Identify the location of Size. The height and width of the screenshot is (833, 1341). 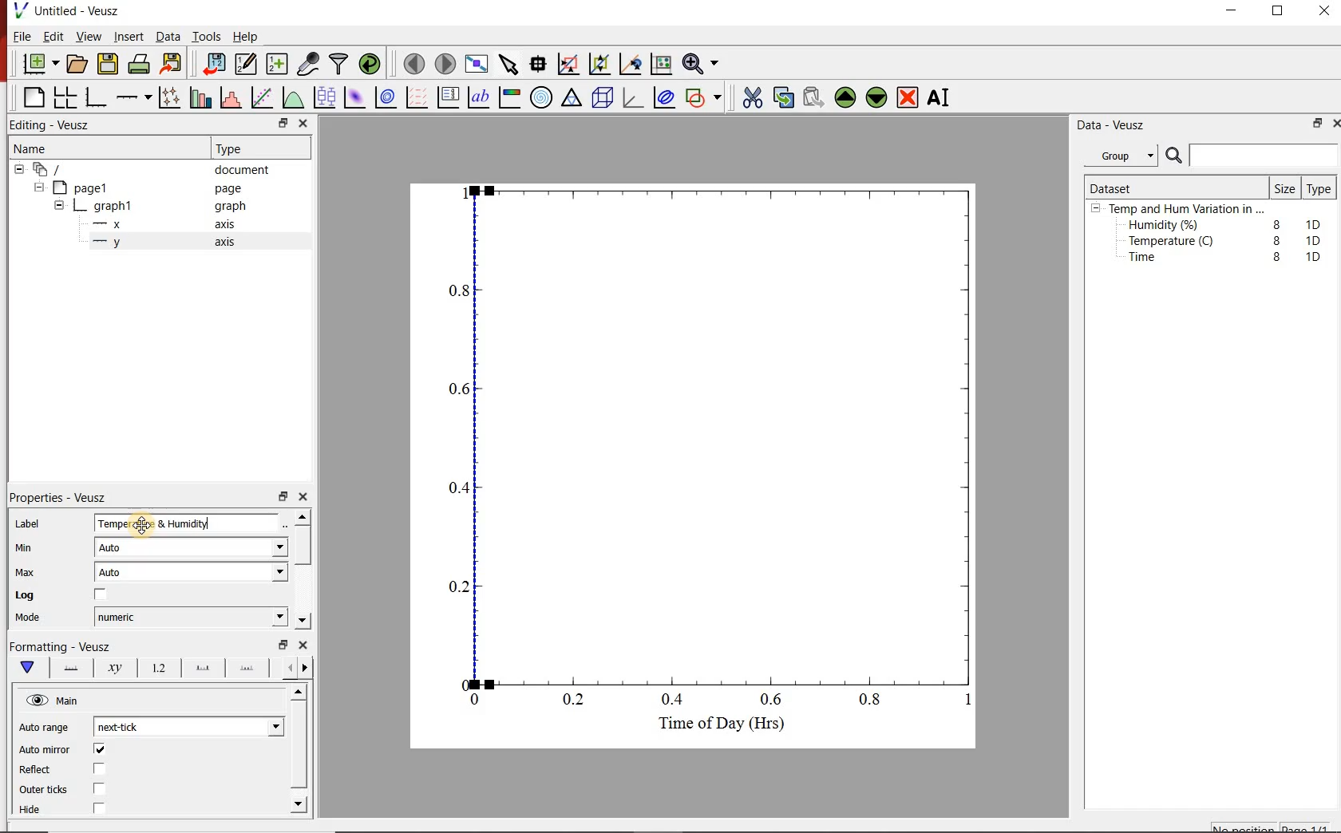
(1284, 188).